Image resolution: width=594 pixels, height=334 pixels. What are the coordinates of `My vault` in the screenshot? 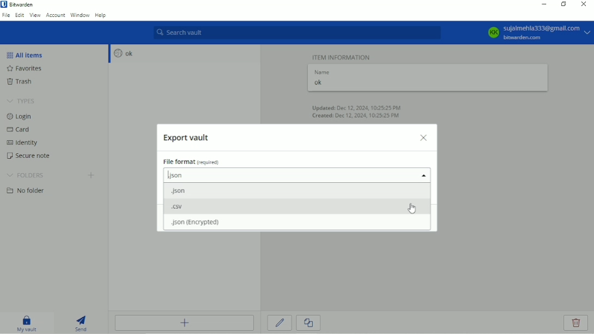 It's located at (27, 323).